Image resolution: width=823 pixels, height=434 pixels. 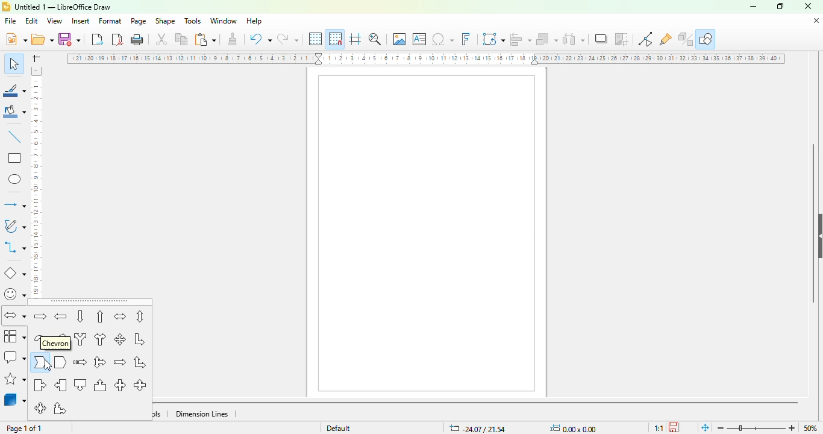 I want to click on edit, so click(x=31, y=21).